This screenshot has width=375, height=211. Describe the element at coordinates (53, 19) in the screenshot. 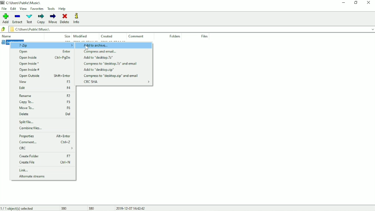

I see `Move` at that location.